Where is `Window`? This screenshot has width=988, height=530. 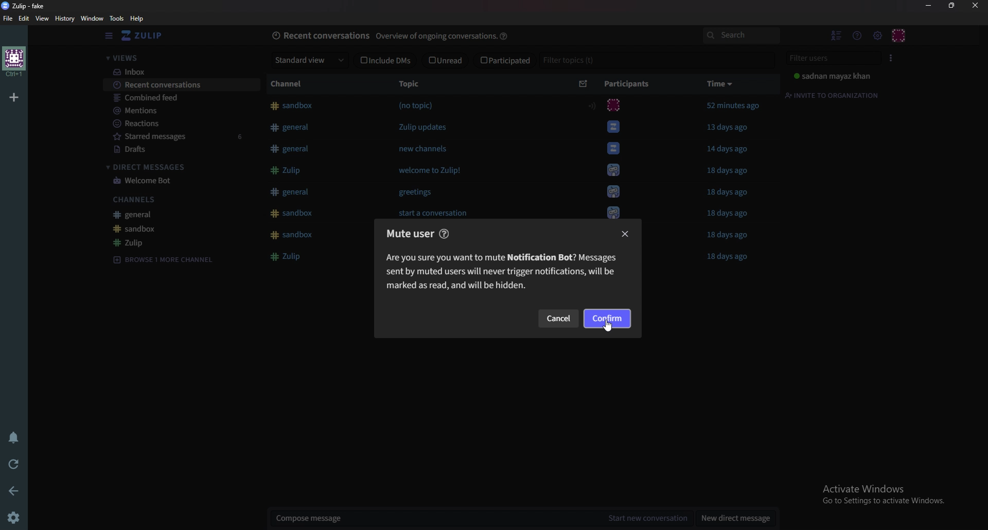 Window is located at coordinates (93, 19).